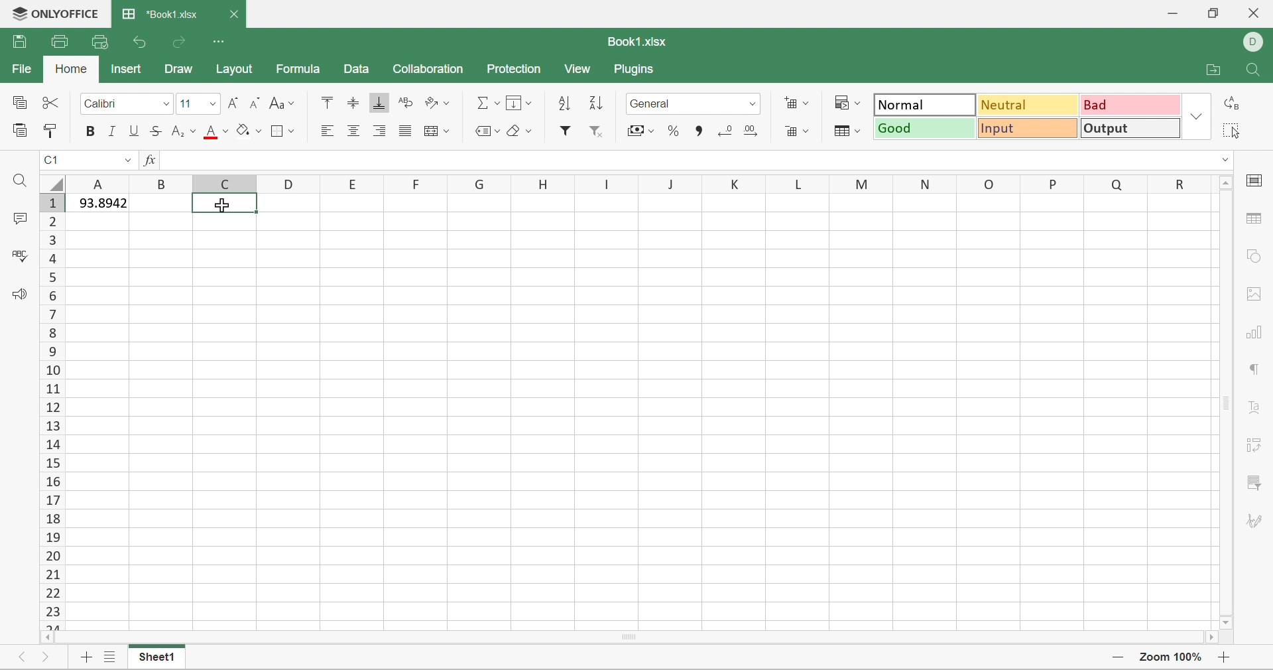 The width and height of the screenshot is (1273, 670). I want to click on Conditional formatting, so click(848, 102).